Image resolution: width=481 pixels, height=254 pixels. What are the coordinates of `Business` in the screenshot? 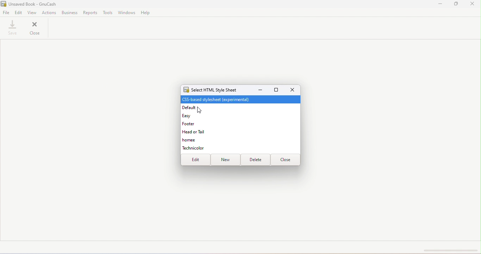 It's located at (69, 13).